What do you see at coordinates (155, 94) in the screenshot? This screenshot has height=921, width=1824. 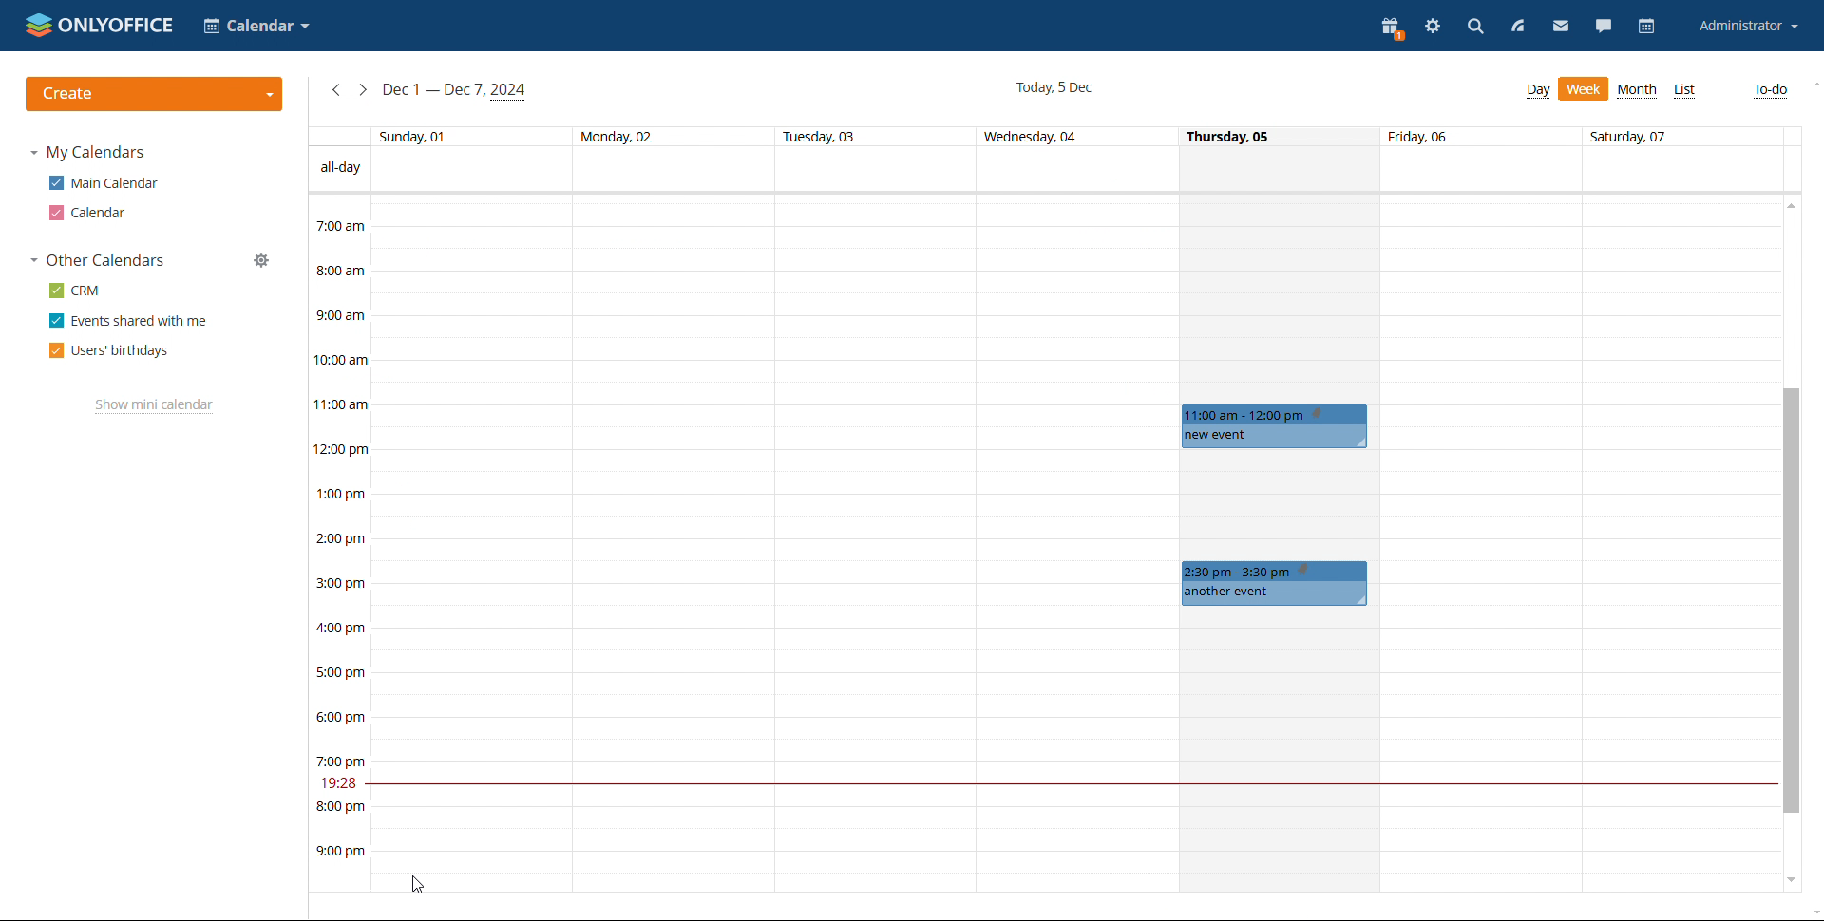 I see `create` at bounding box center [155, 94].